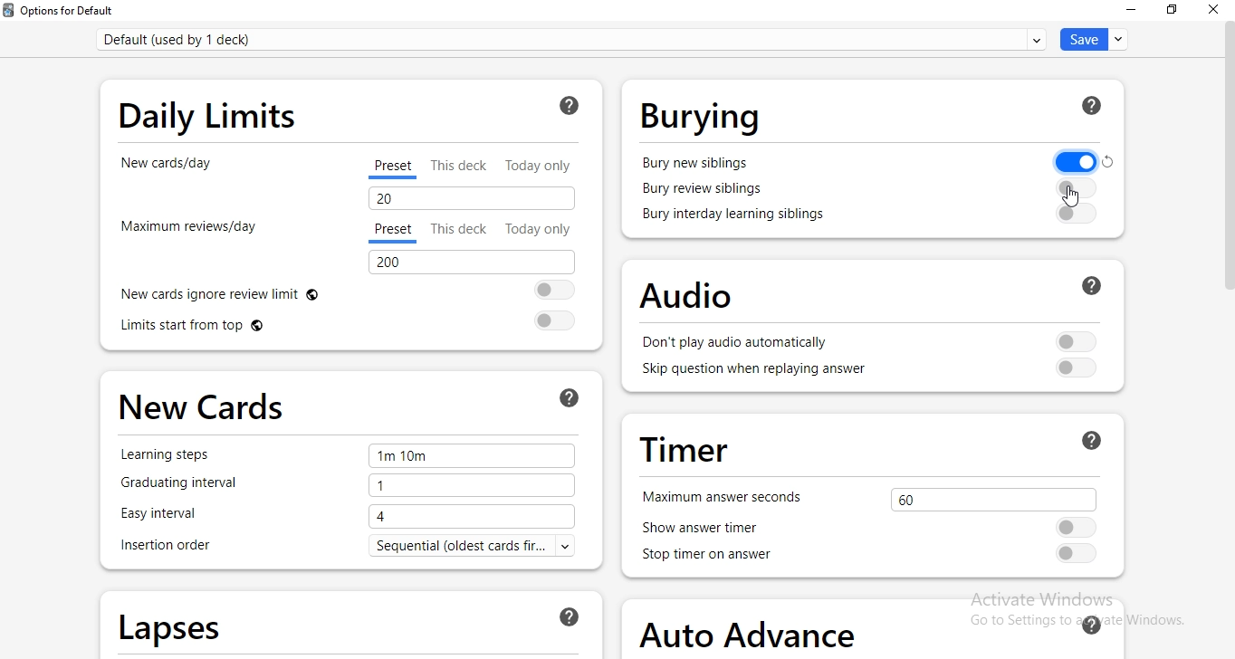 The image size is (1235, 659). What do you see at coordinates (575, 38) in the screenshot?
I see `default (used bu 1 deck)` at bounding box center [575, 38].